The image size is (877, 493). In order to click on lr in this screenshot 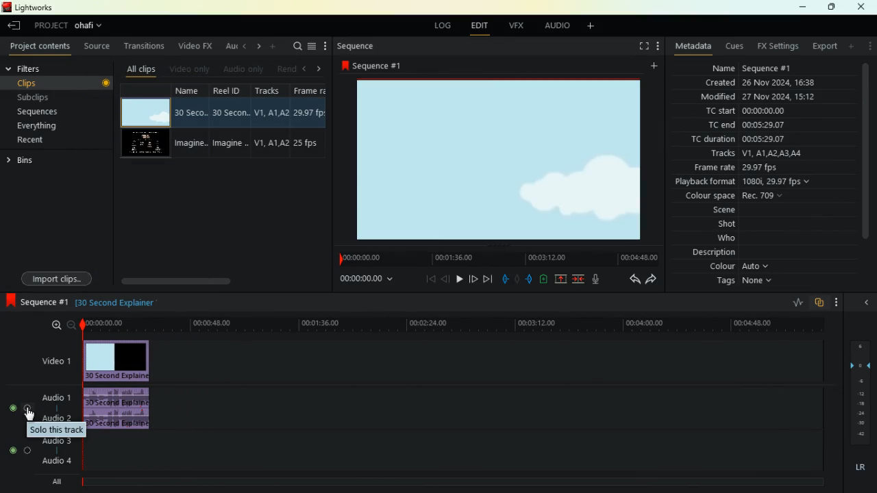, I will do `click(855, 468)`.